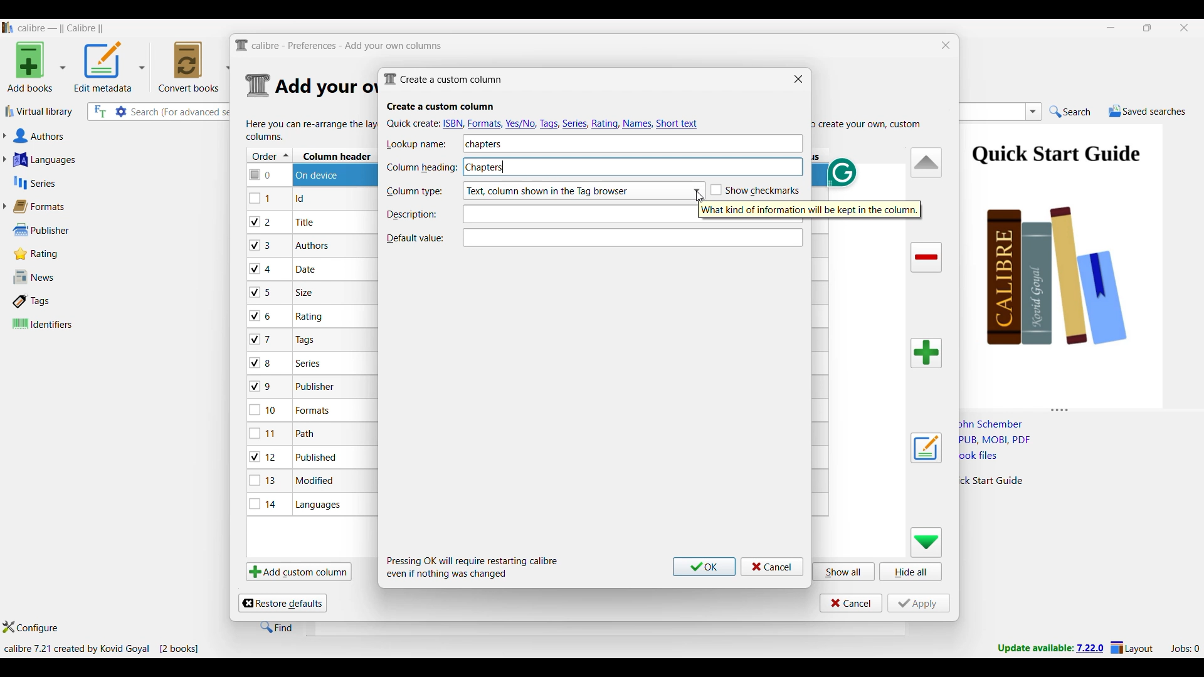 This screenshot has width=1204, height=677. I want to click on Close interface, so click(1185, 28).